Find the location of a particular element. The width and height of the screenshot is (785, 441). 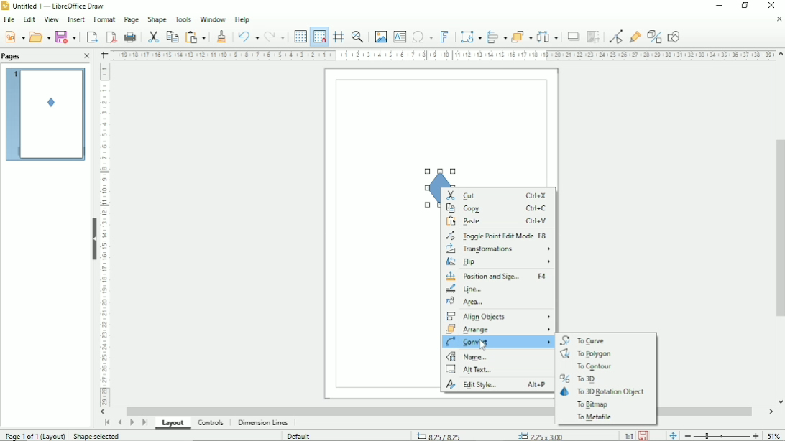

Scroll to next page is located at coordinates (132, 423).